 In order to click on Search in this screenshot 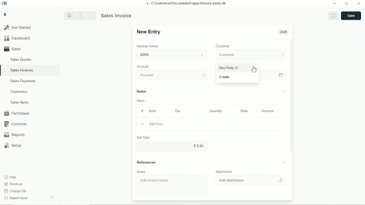, I will do `click(70, 16)`.